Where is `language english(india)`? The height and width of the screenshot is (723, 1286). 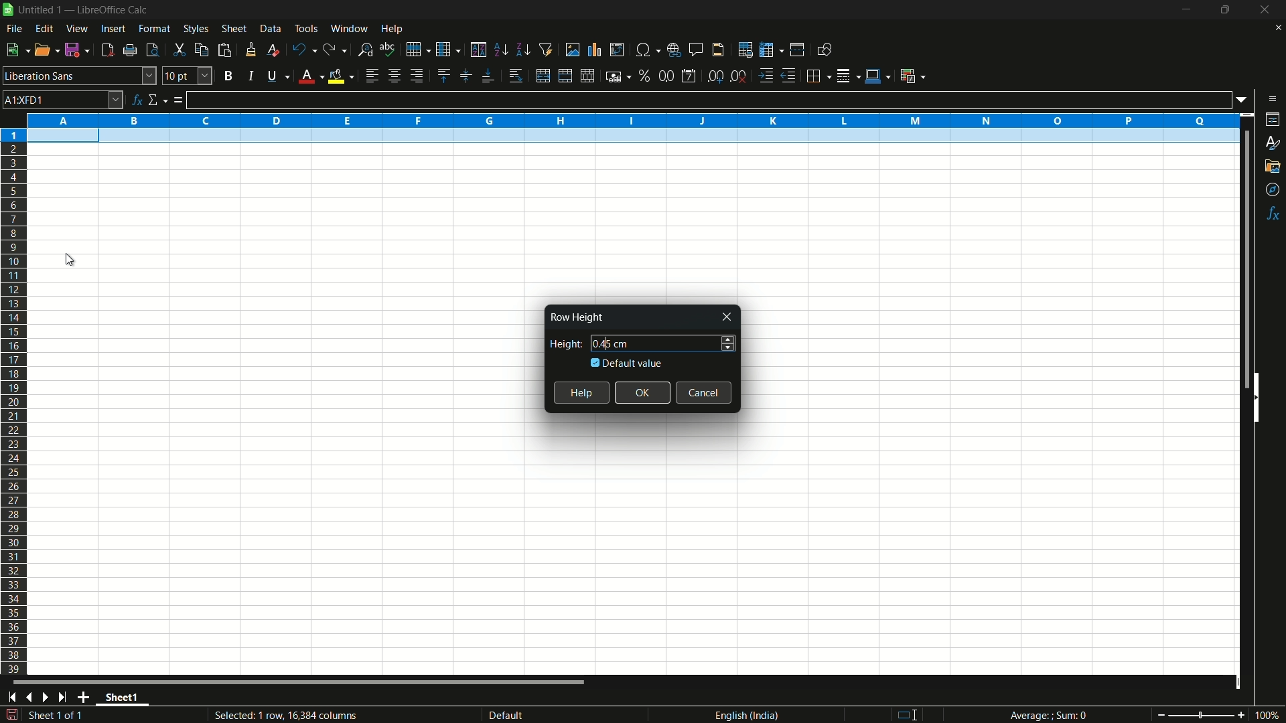
language english(india) is located at coordinates (743, 715).